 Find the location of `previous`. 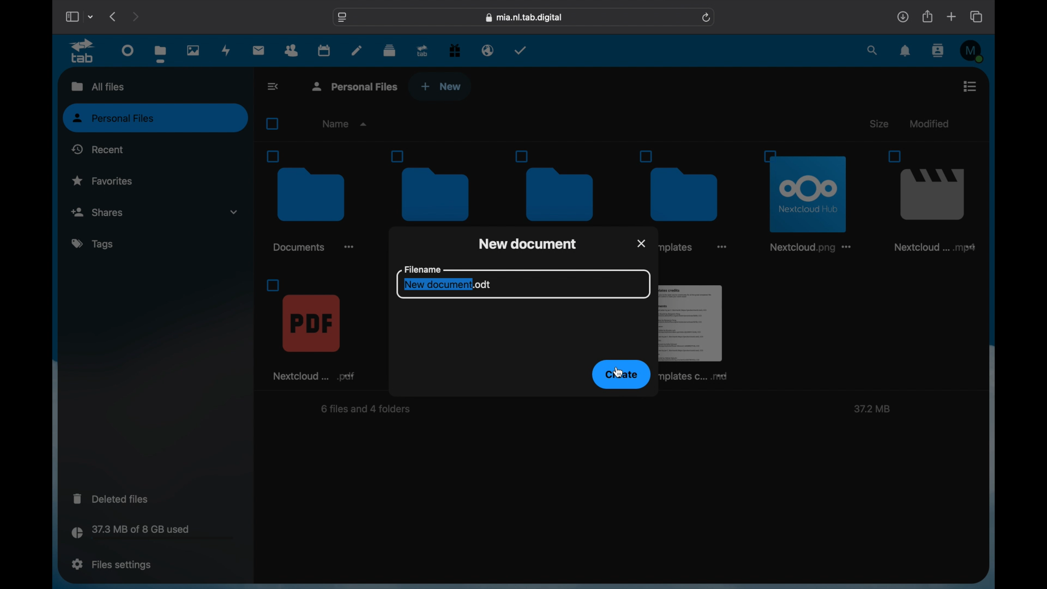

previous is located at coordinates (113, 16).